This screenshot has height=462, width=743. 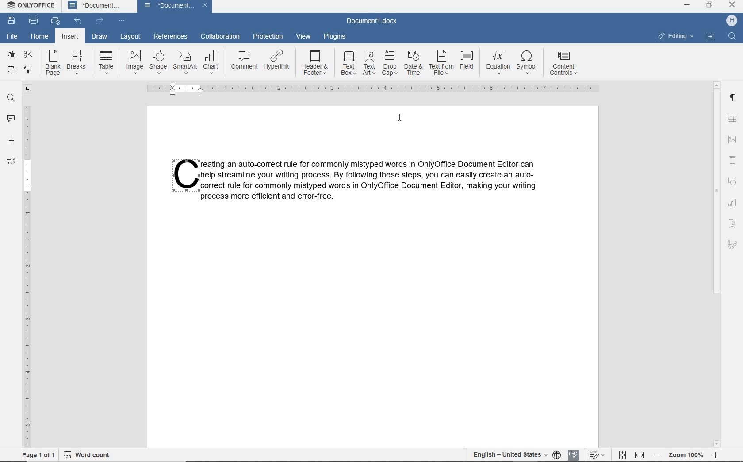 What do you see at coordinates (687, 5) in the screenshot?
I see `minimize` at bounding box center [687, 5].